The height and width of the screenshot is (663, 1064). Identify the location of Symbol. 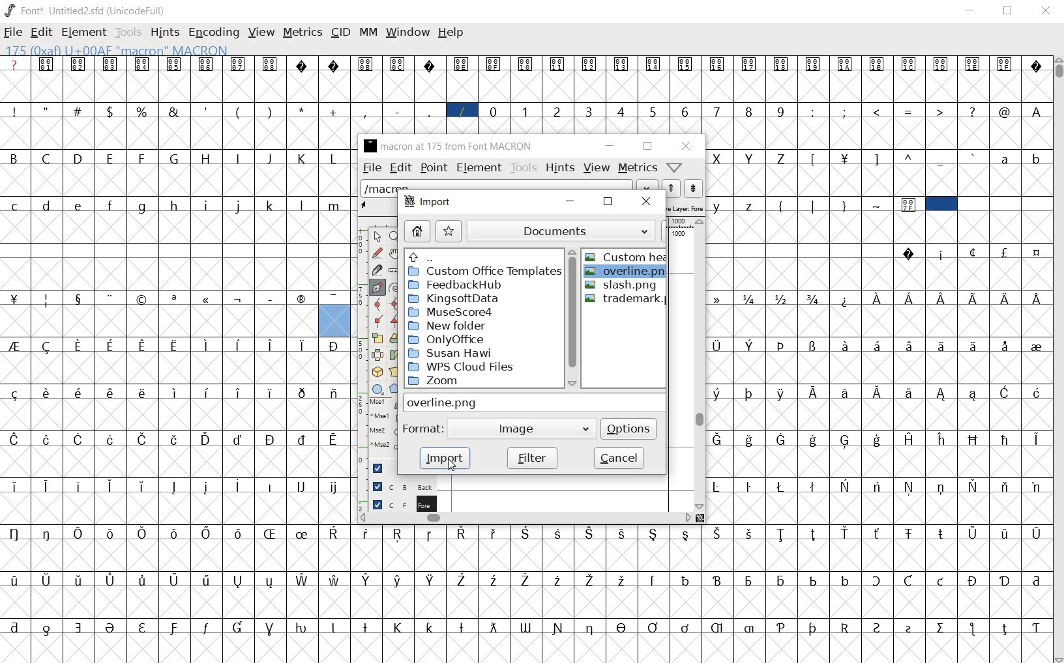
(814, 65).